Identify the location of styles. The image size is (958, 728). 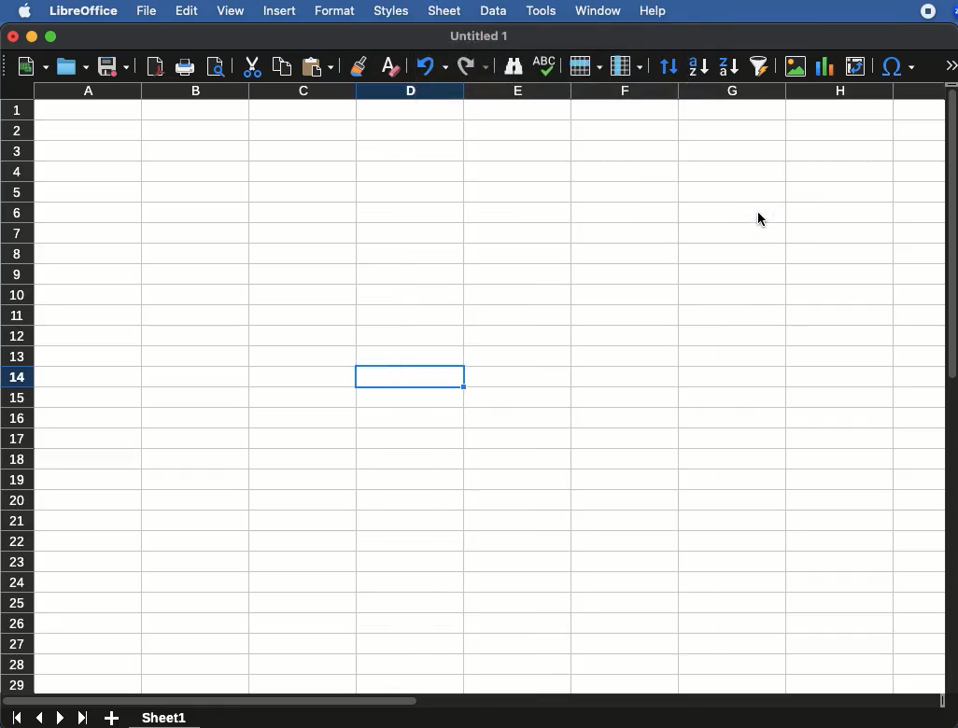
(392, 10).